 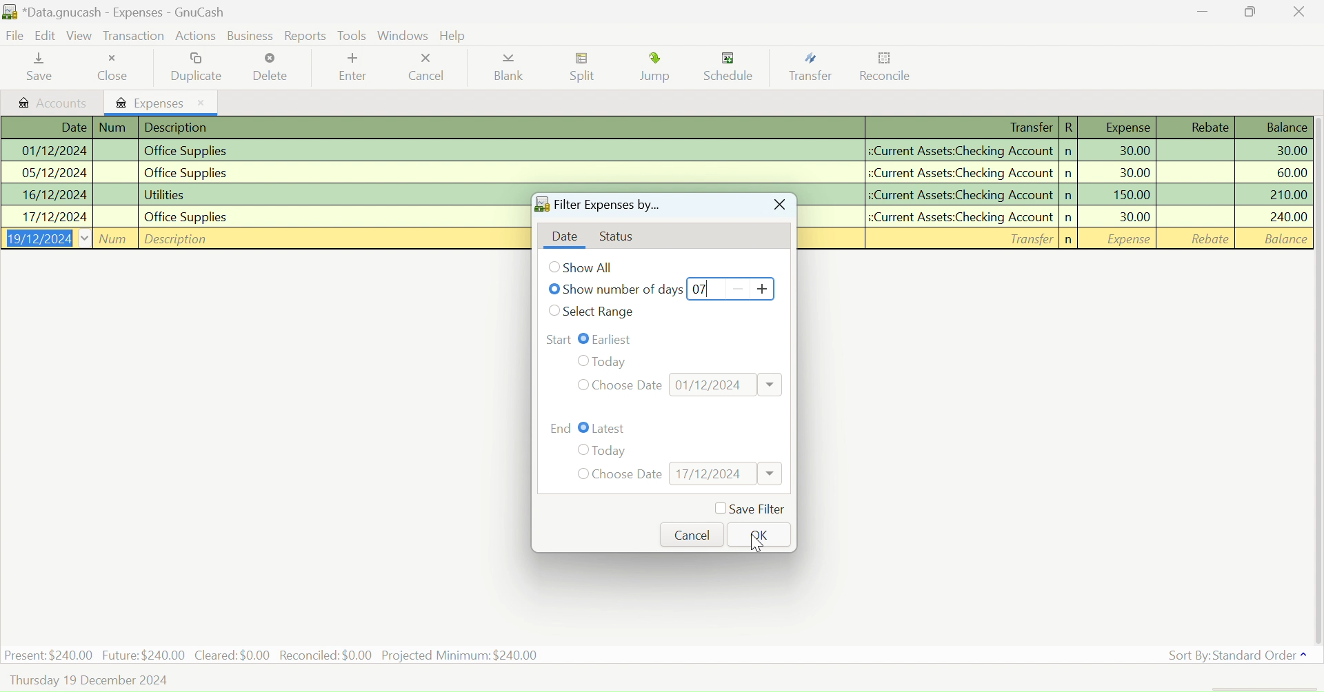 What do you see at coordinates (270, 68) in the screenshot?
I see `Delete` at bounding box center [270, 68].